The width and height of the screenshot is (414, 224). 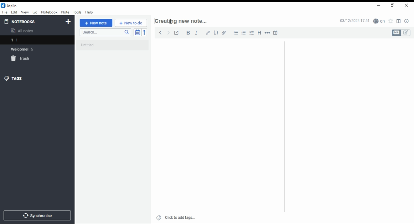 I want to click on forward, so click(x=168, y=32).